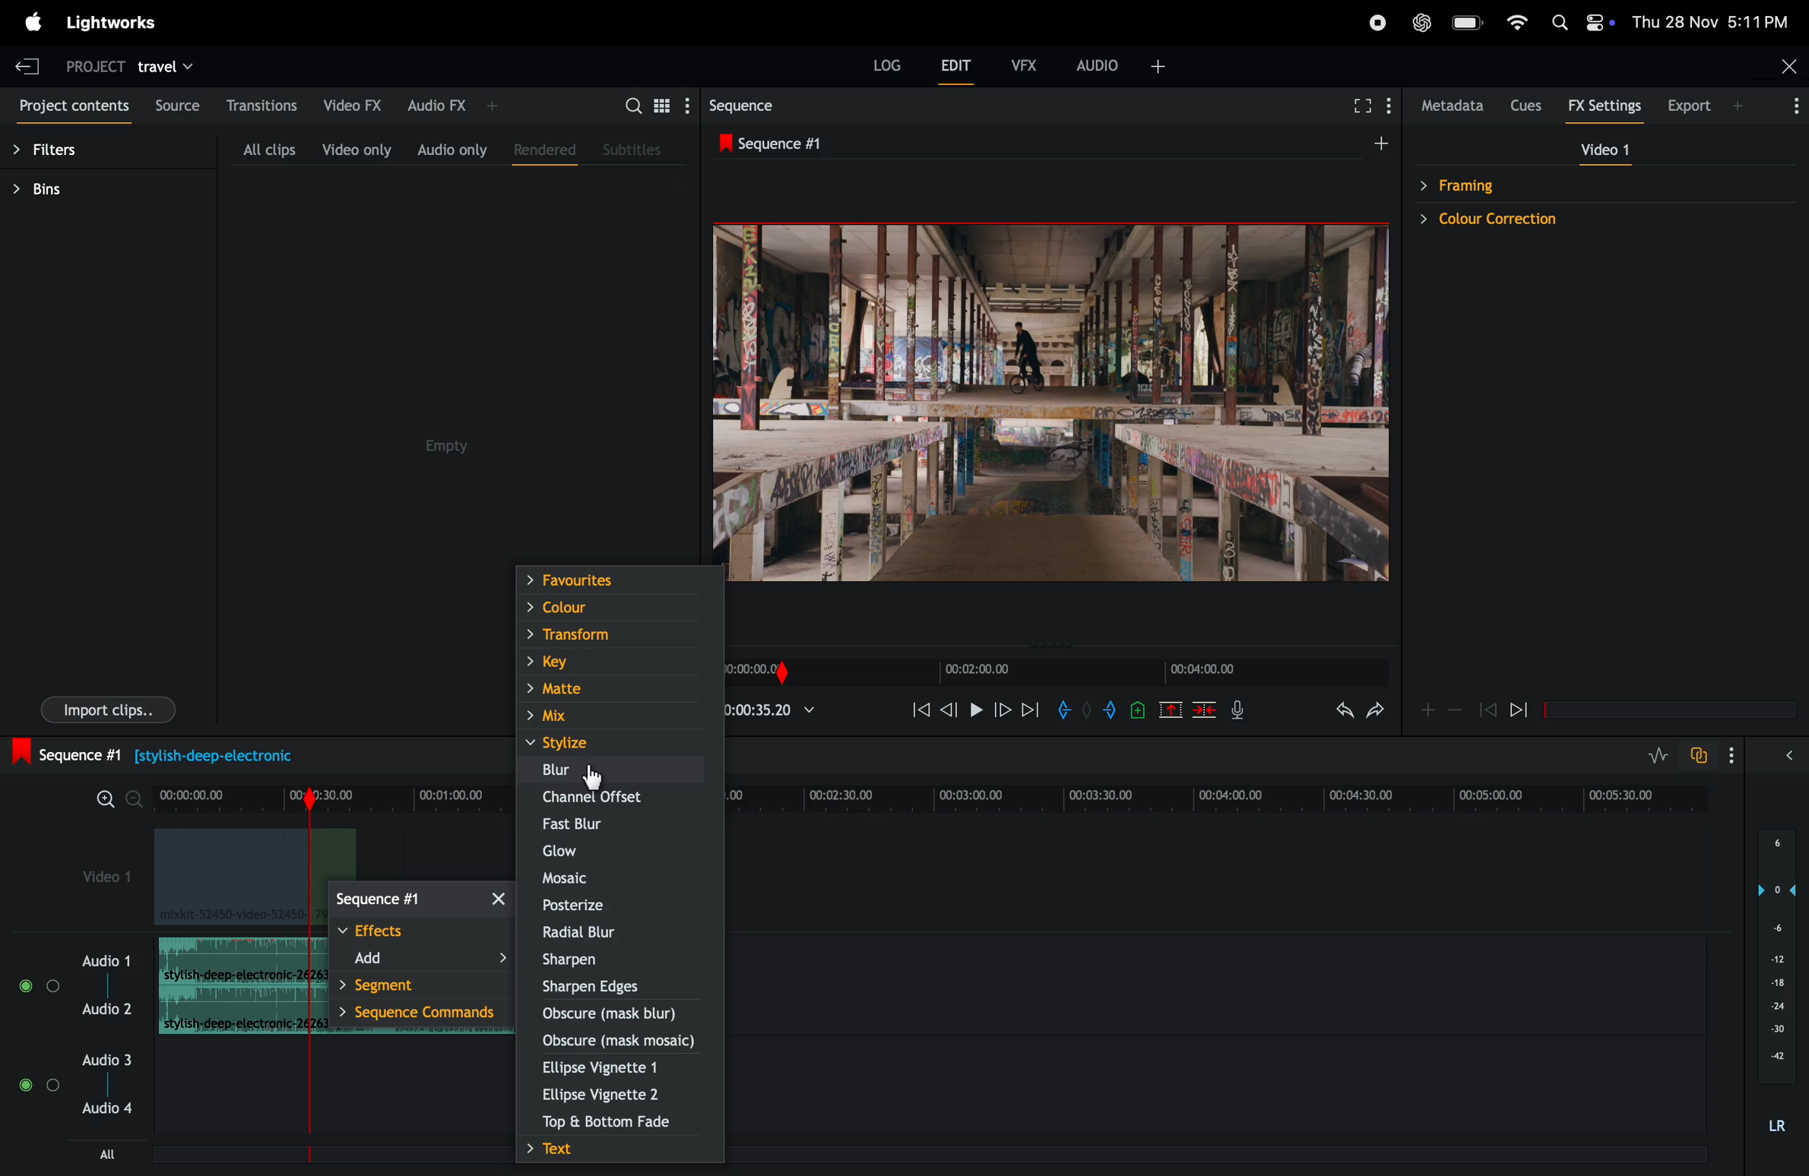 The height and width of the screenshot is (1176, 1809). I want to click on Mouse Cursor, so click(589, 776).